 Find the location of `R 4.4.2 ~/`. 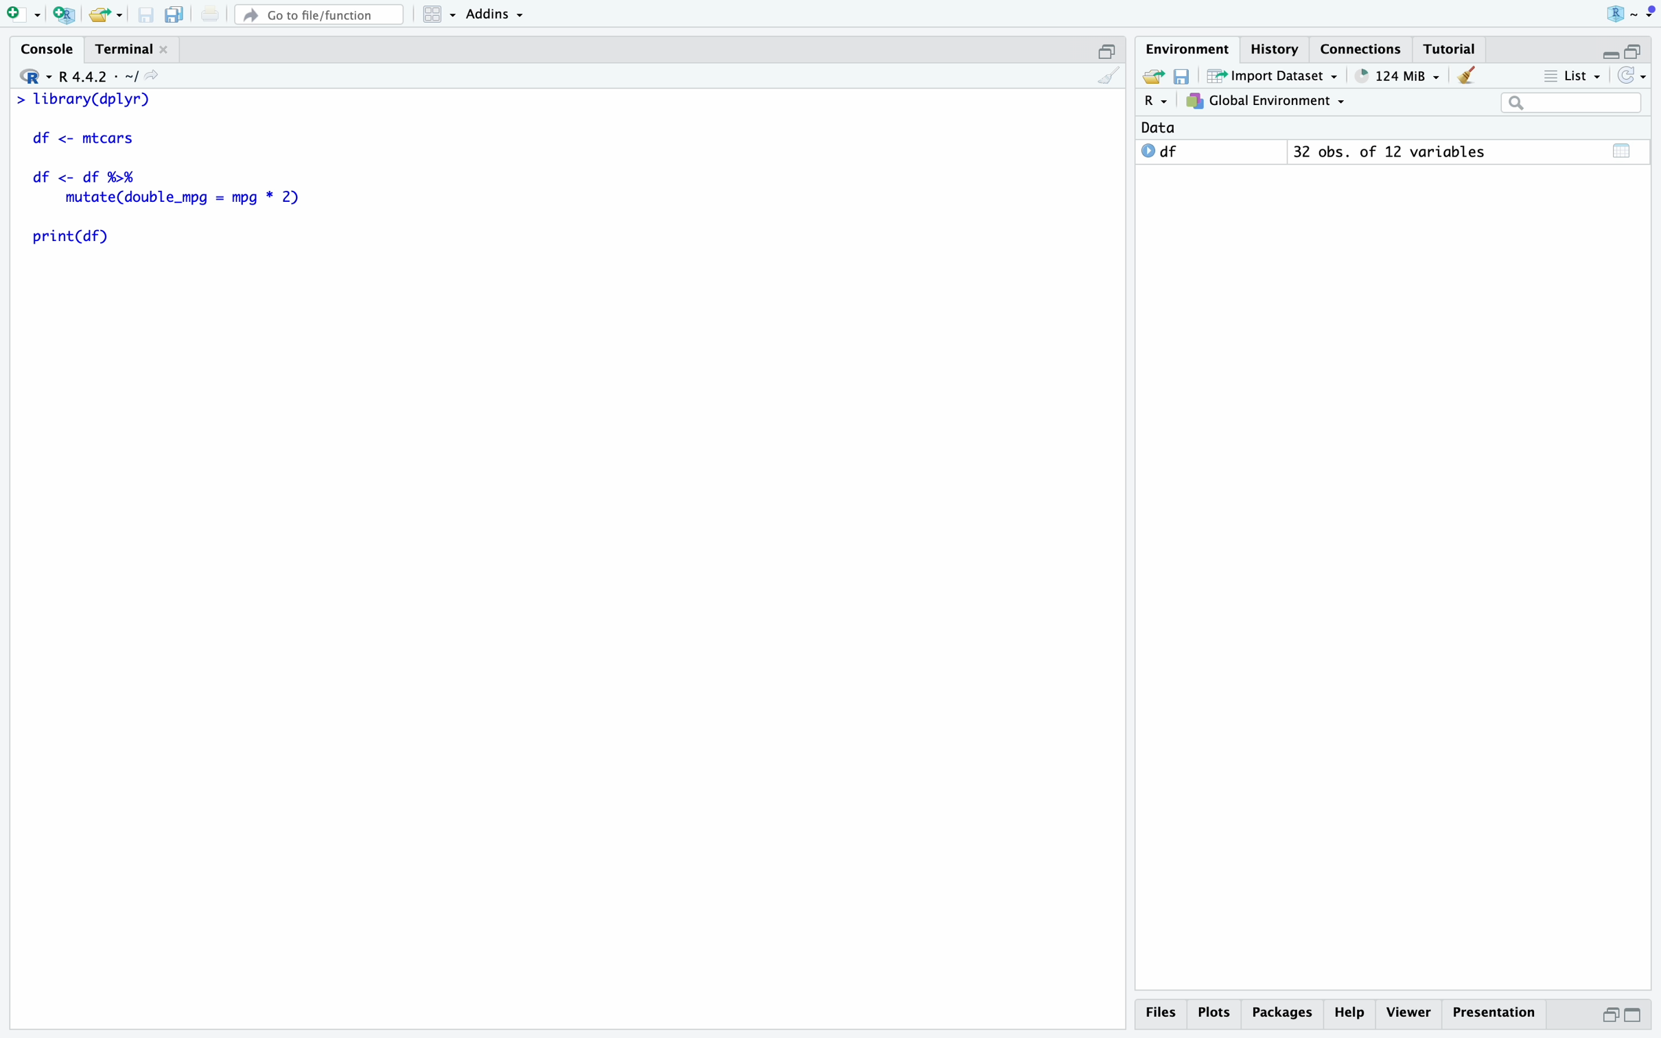

R 4.4.2 ~/ is located at coordinates (98, 78).